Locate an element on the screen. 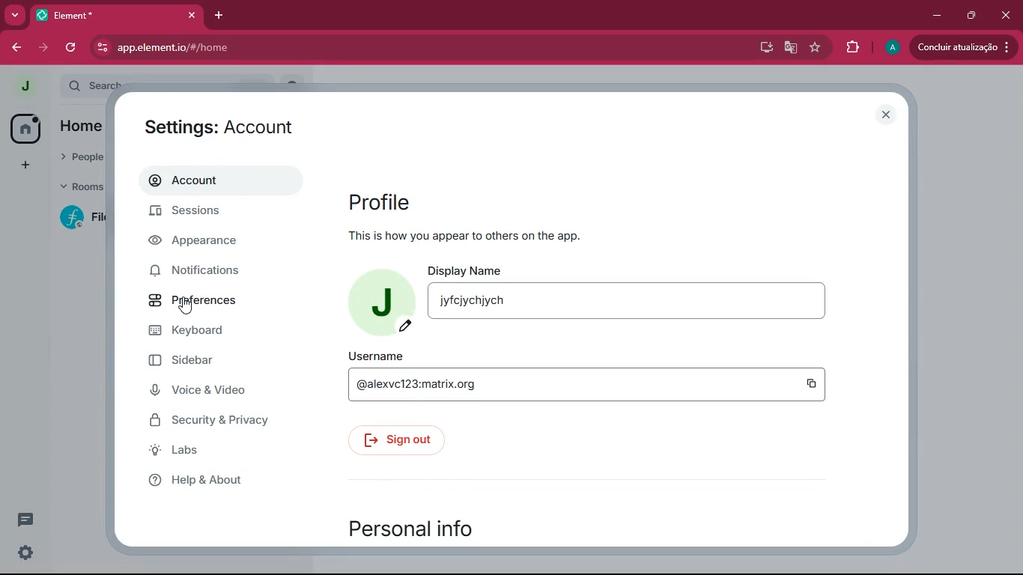  preferences is located at coordinates (199, 299).